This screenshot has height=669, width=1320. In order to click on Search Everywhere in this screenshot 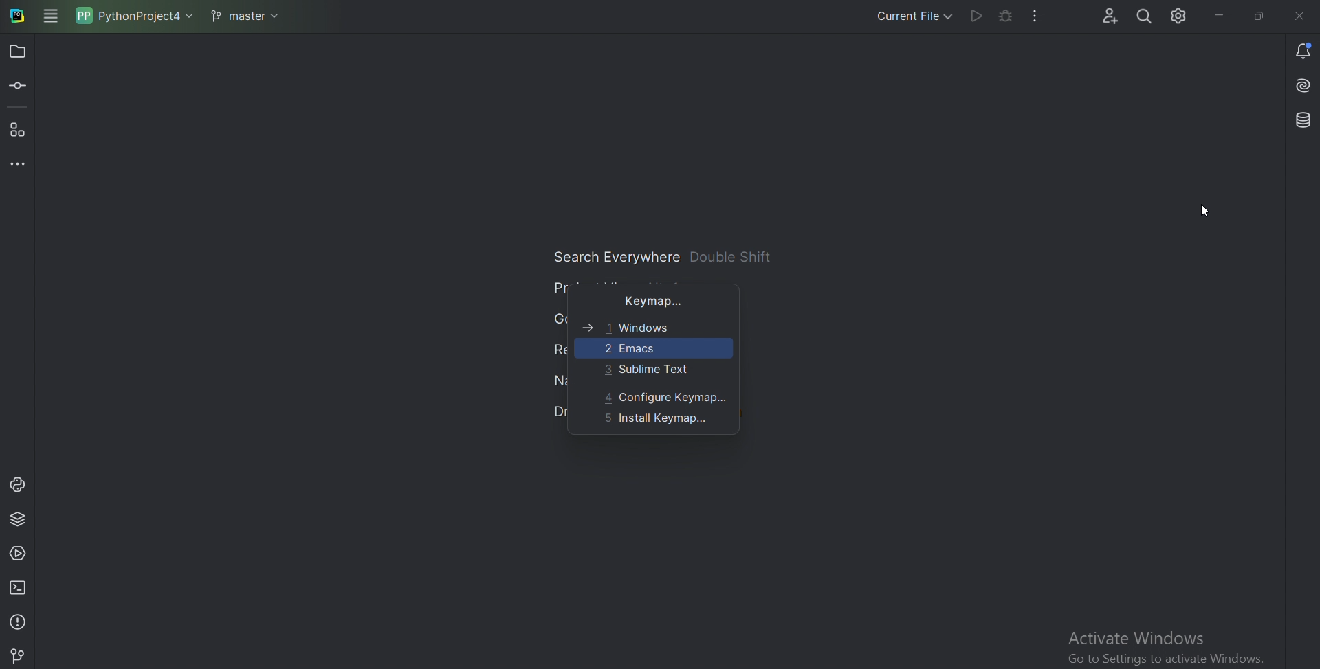, I will do `click(1144, 17)`.